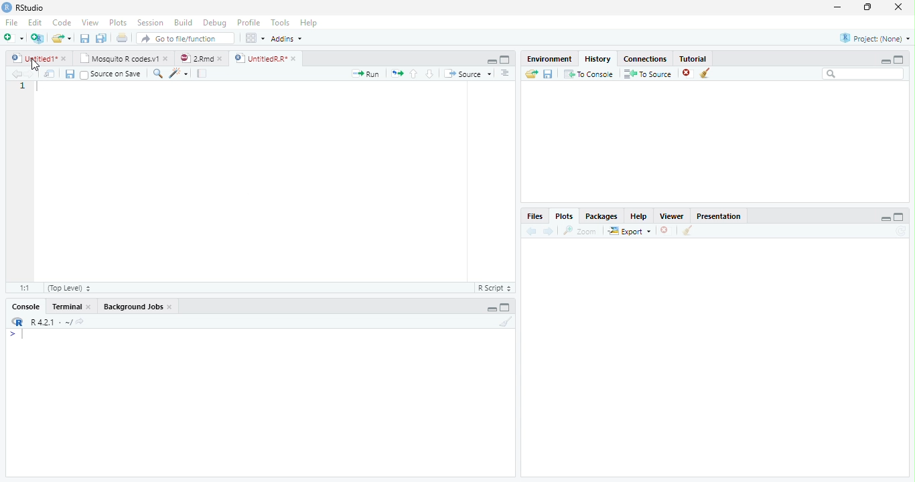 This screenshot has height=482, width=915. What do you see at coordinates (50, 74) in the screenshot?
I see `show in window` at bounding box center [50, 74].